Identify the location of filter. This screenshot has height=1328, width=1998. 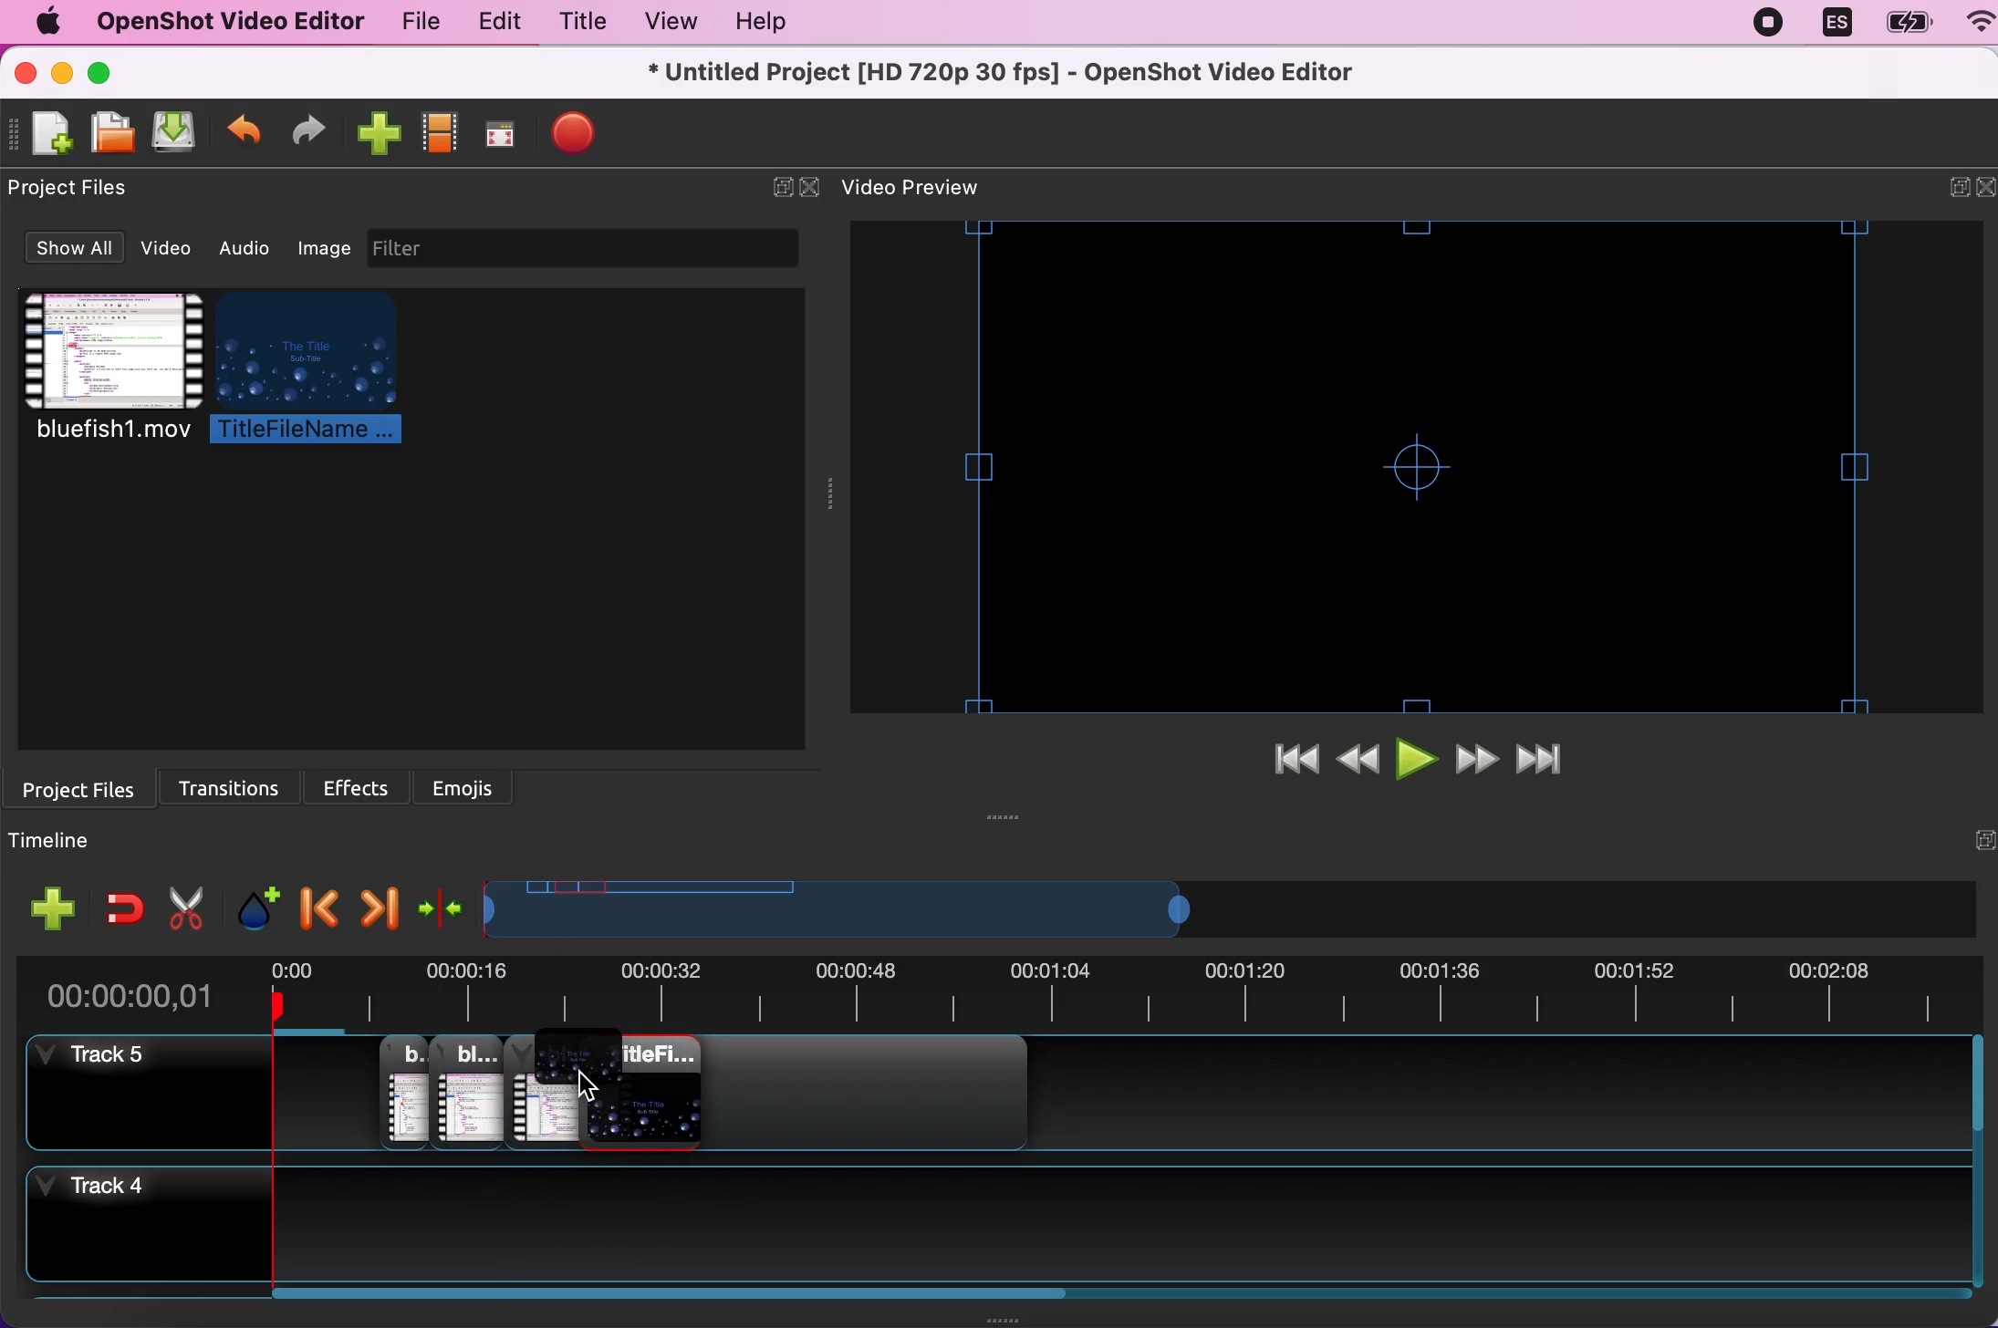
(602, 248).